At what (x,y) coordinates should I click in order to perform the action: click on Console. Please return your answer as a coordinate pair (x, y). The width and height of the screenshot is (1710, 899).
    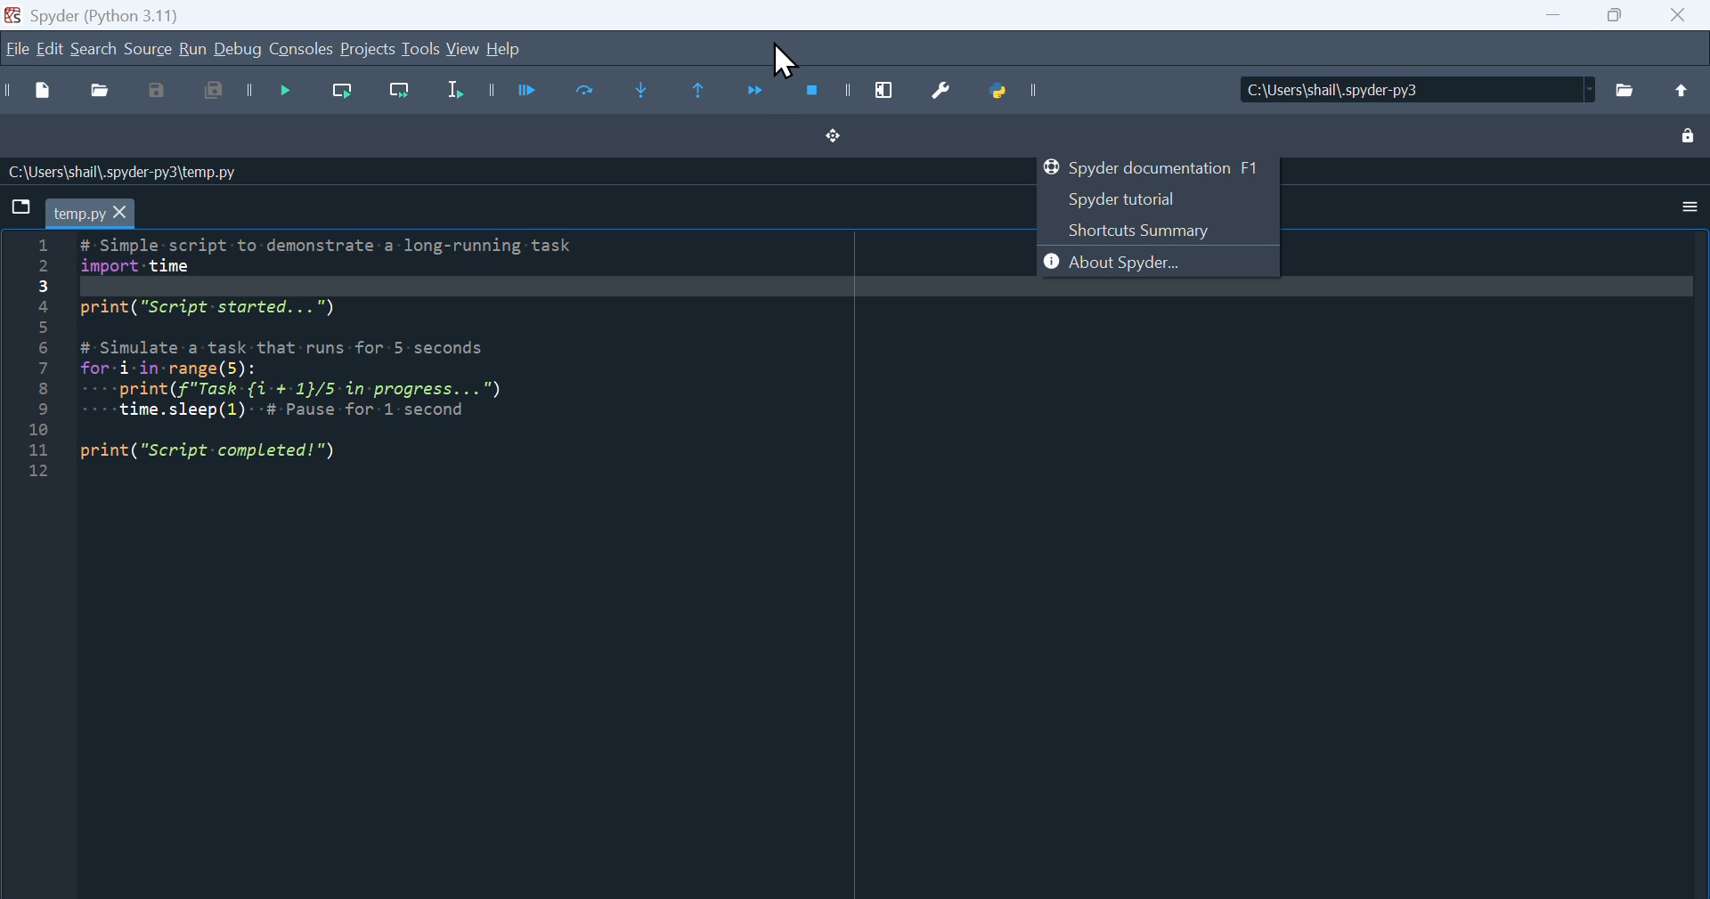
    Looking at the image, I should click on (301, 51).